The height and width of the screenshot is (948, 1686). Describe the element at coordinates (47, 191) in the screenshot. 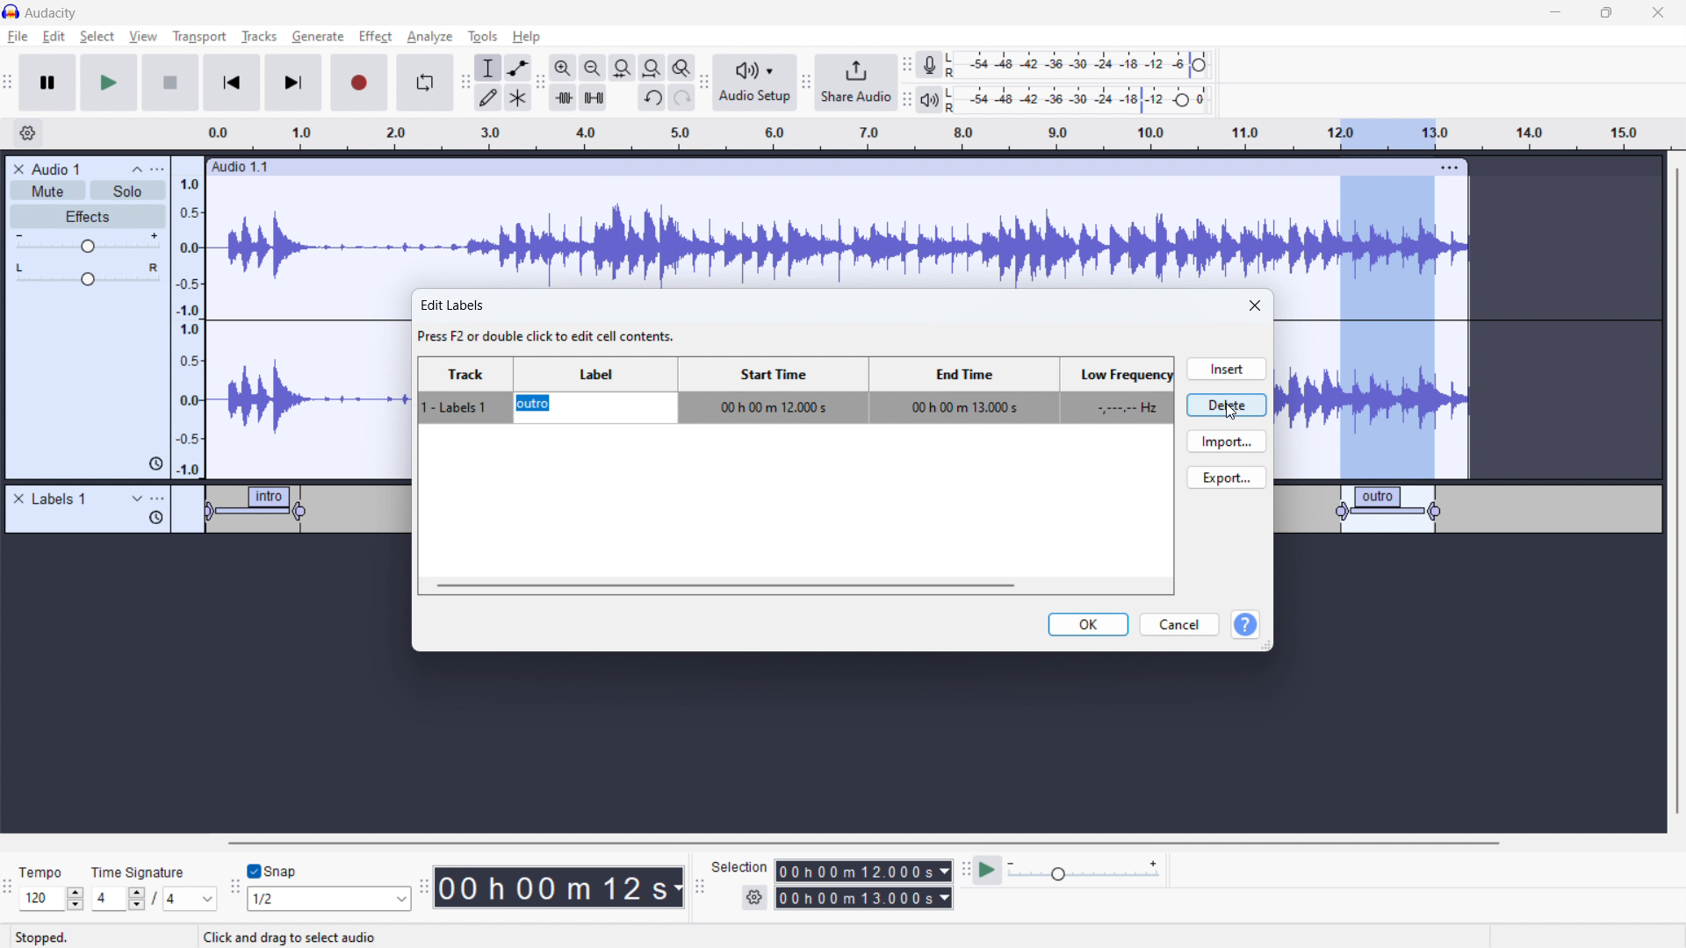

I see `mute` at that location.